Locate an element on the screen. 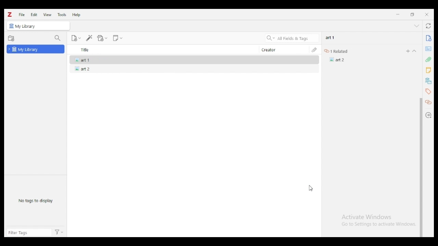 Image resolution: width=438 pixels, height=246 pixels. attachments is located at coordinates (428, 59).